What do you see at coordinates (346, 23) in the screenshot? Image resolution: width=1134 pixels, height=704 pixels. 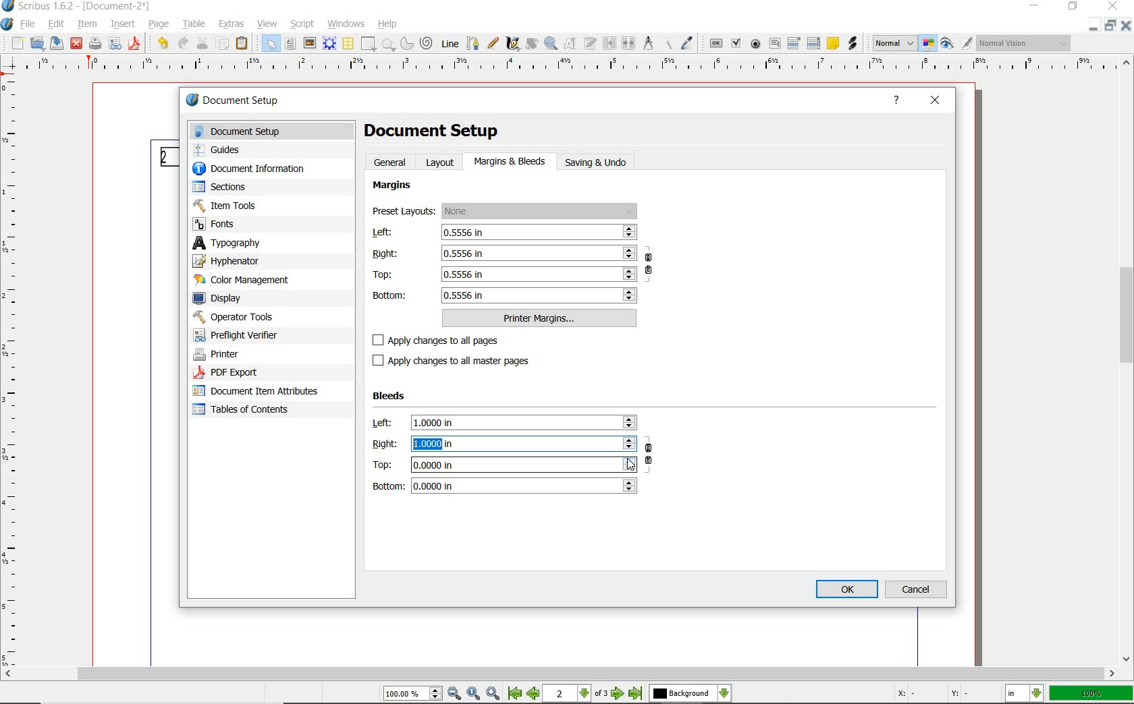 I see `windows` at bounding box center [346, 23].